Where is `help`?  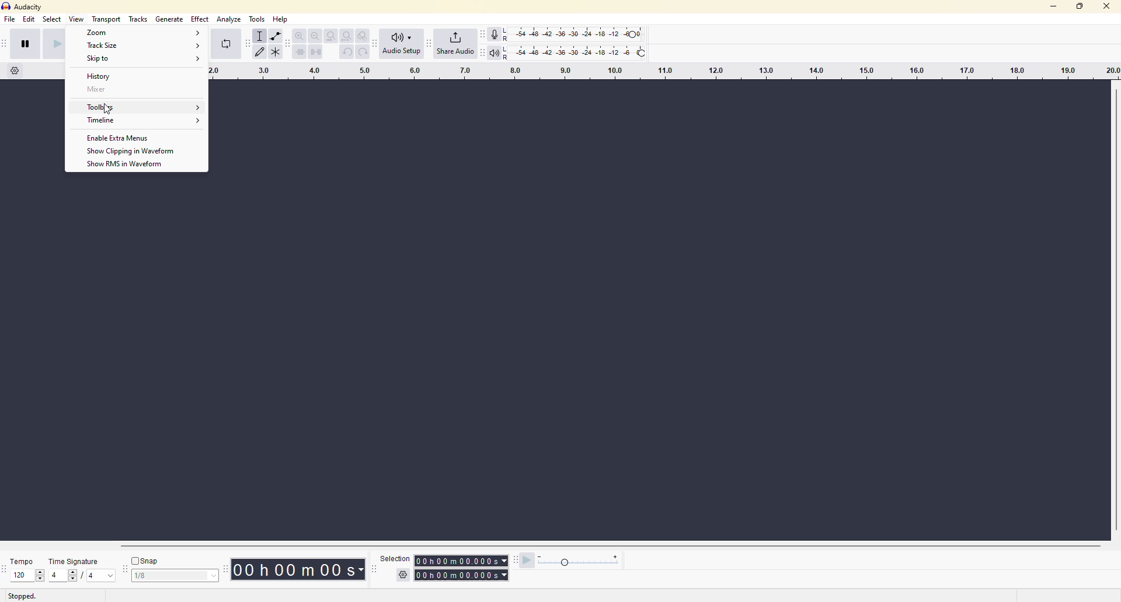
help is located at coordinates (281, 19).